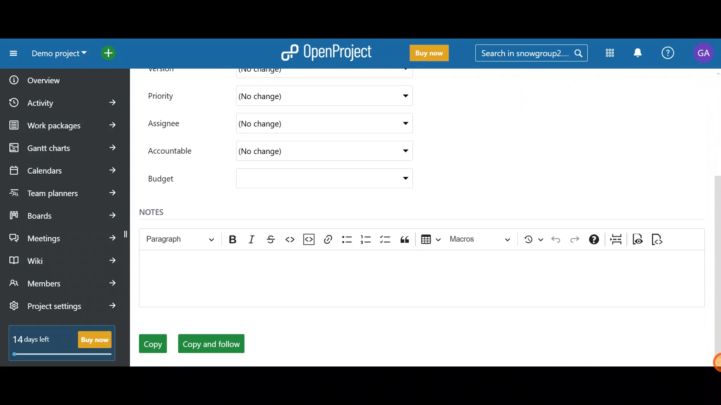 The image size is (721, 405). What do you see at coordinates (668, 54) in the screenshot?
I see `Help` at bounding box center [668, 54].